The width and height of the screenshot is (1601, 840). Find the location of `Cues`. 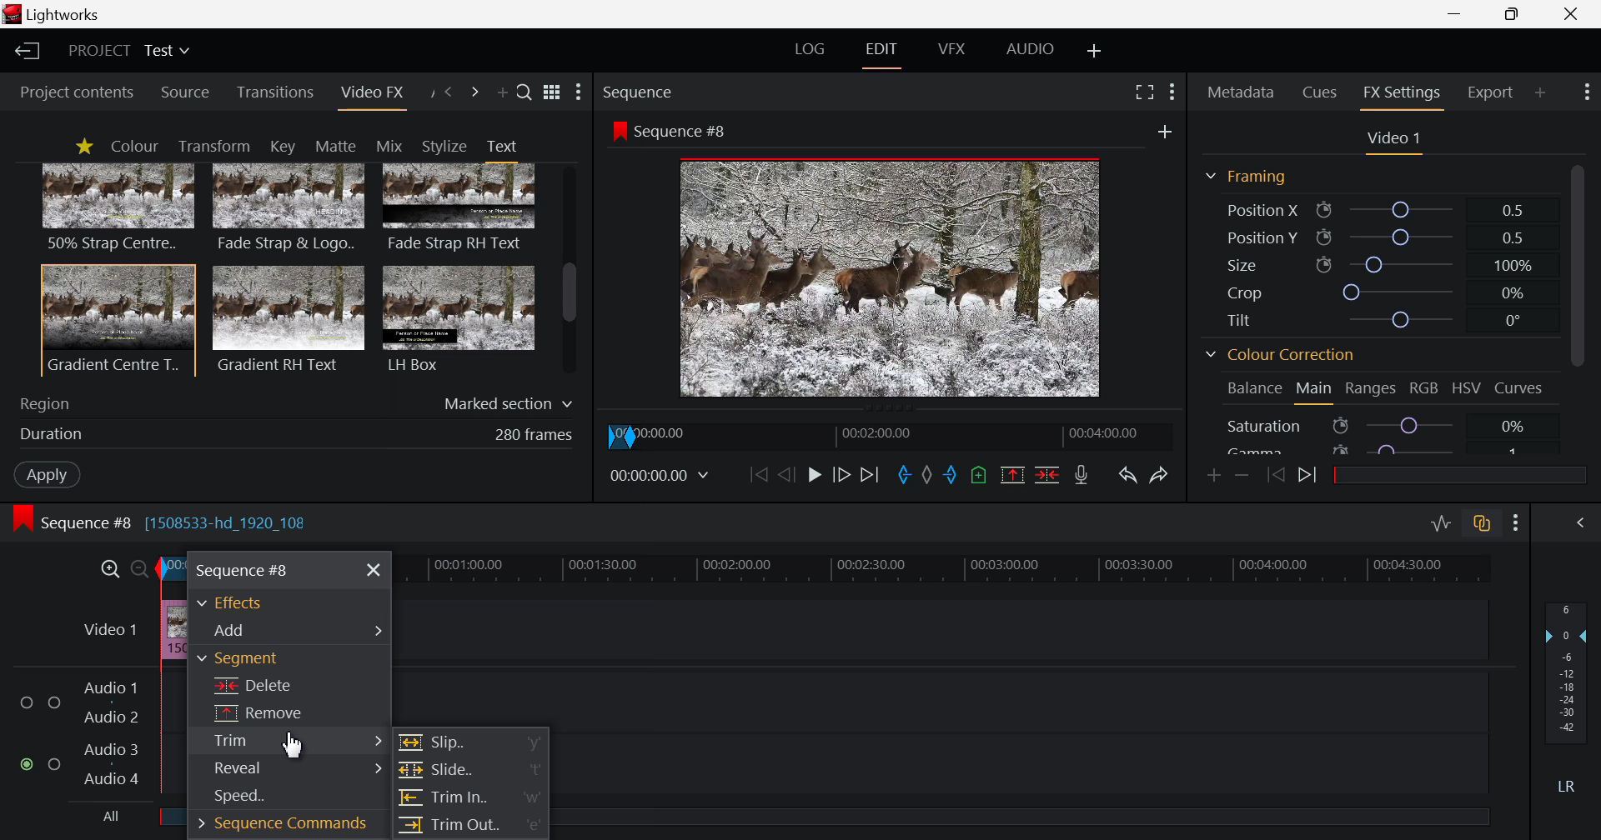

Cues is located at coordinates (1322, 91).